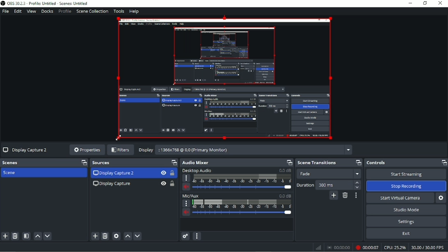 This screenshot has width=448, height=252. I want to click on Properties, so click(85, 150).